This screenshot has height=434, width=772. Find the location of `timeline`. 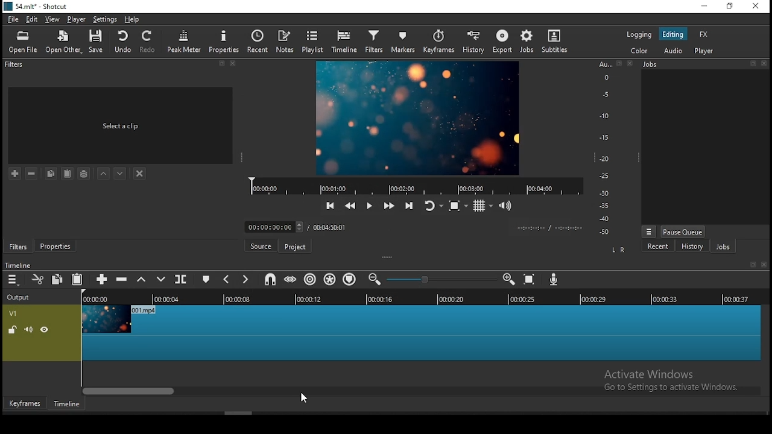

timeline is located at coordinates (346, 42).